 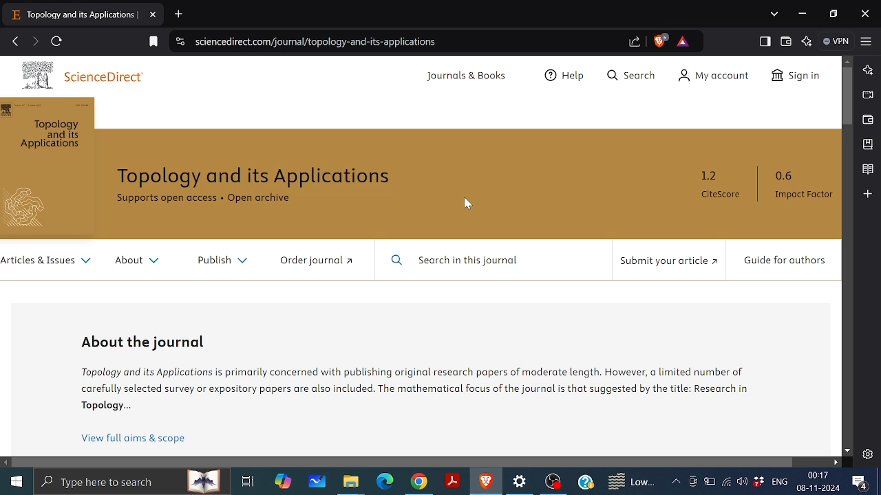 What do you see at coordinates (867, 454) in the screenshot?
I see `Settings` at bounding box center [867, 454].